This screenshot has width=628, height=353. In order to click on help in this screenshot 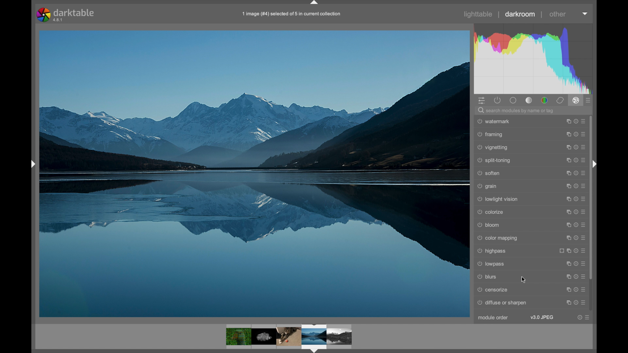, I will do `click(575, 173)`.